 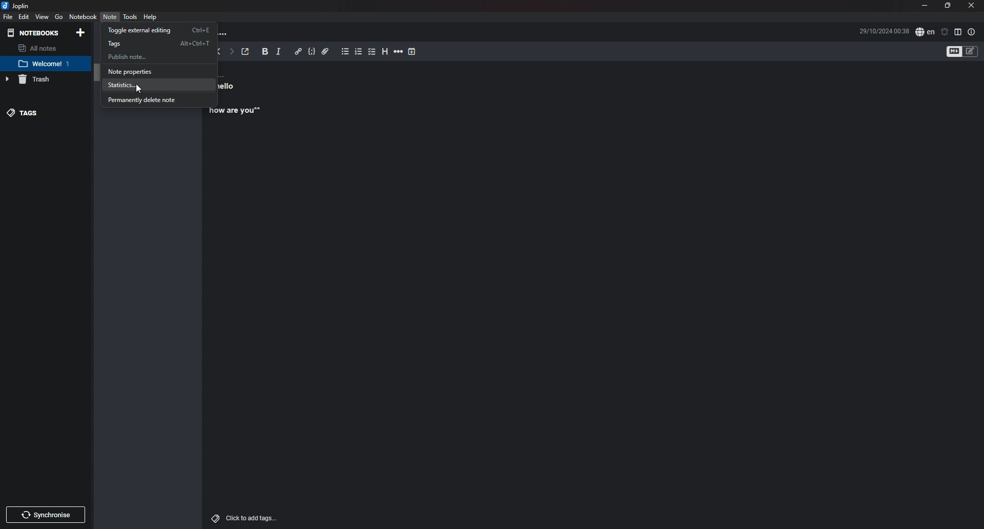 I want to click on Toggle external editing, so click(x=247, y=51).